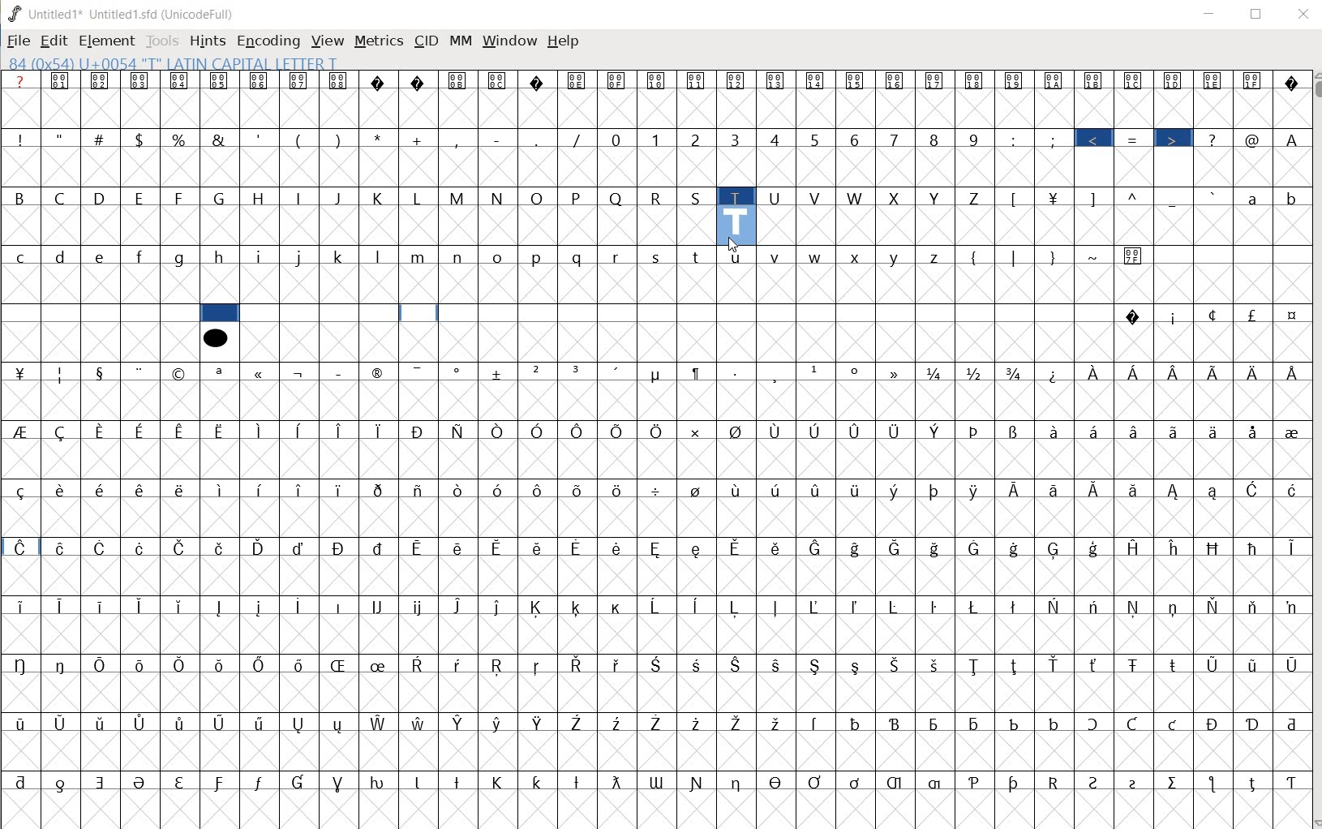 Image resolution: width=1322 pixels, height=829 pixels. What do you see at coordinates (421, 82) in the screenshot?
I see `Symbol` at bounding box center [421, 82].